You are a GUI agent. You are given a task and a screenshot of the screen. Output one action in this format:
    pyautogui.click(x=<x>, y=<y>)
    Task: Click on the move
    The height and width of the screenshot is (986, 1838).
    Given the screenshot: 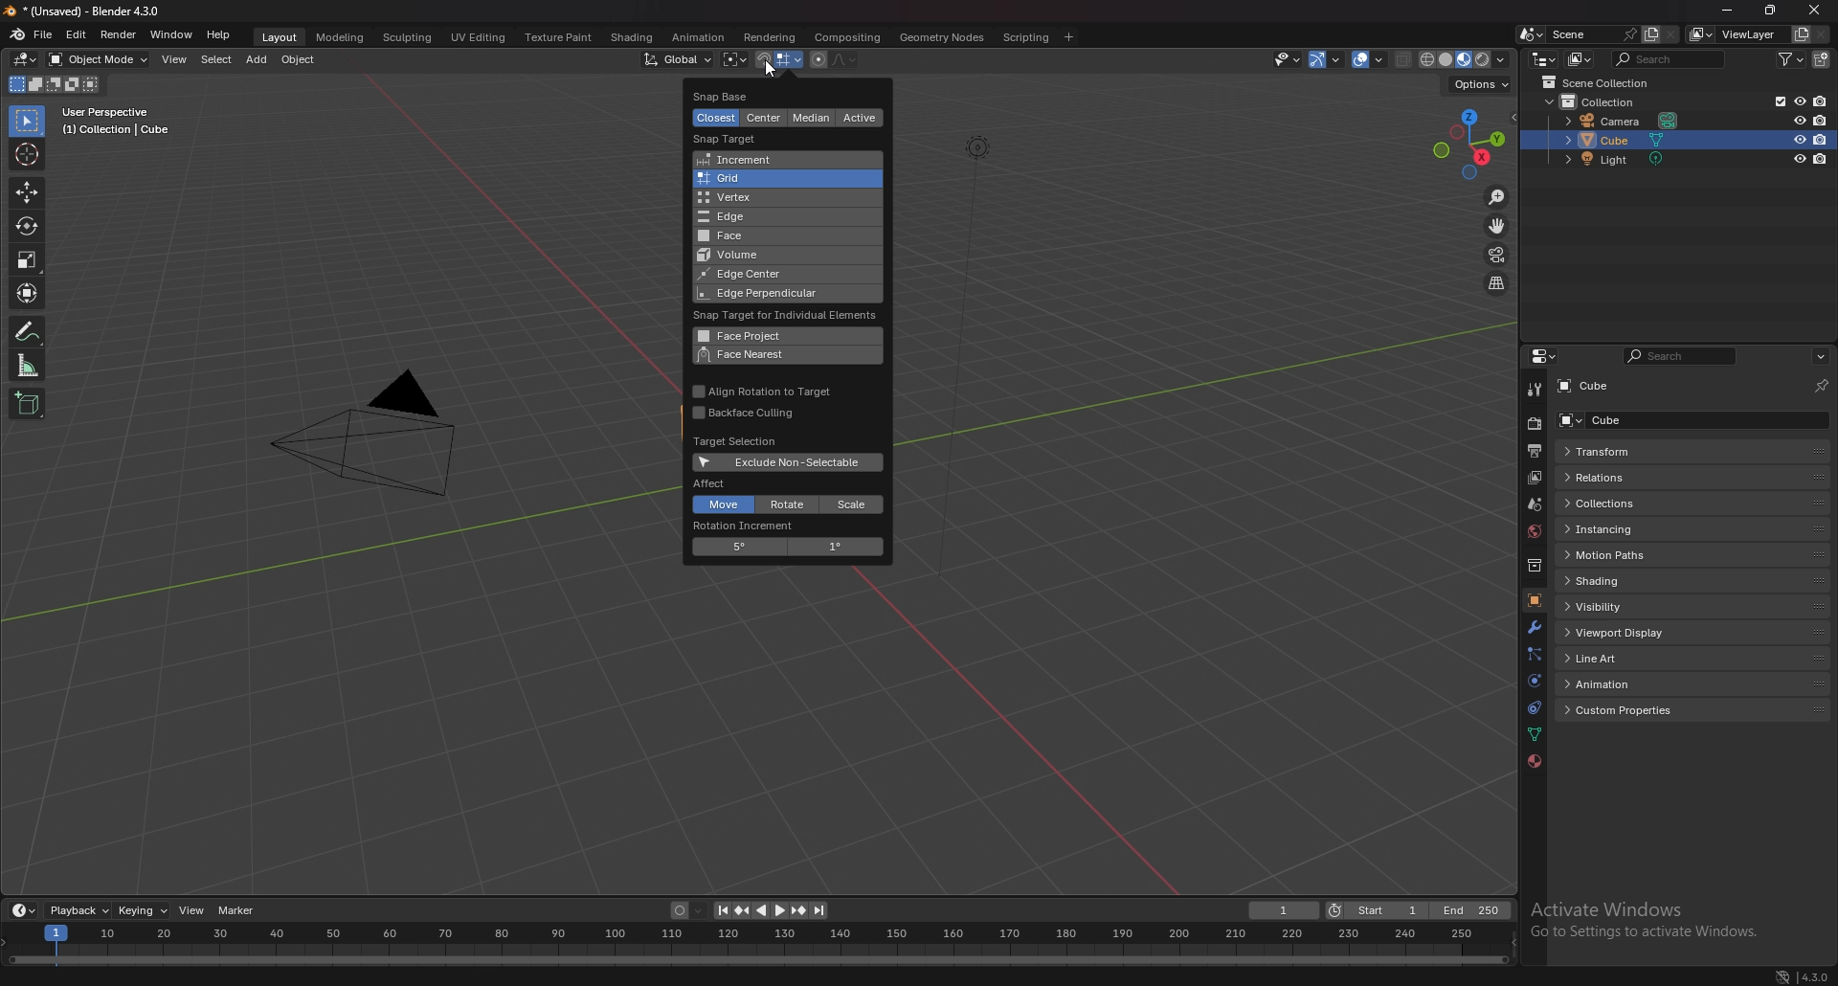 What is the action you would take?
    pyautogui.click(x=1496, y=226)
    